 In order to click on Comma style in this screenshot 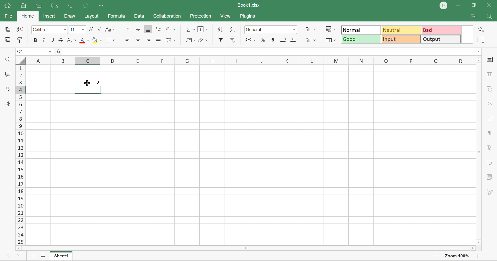, I will do `click(273, 39)`.